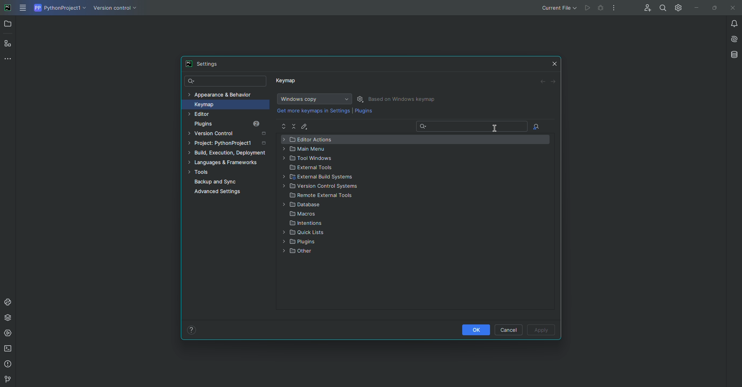 Image resolution: width=742 pixels, height=387 pixels. What do you see at coordinates (9, 25) in the screenshot?
I see `Project` at bounding box center [9, 25].